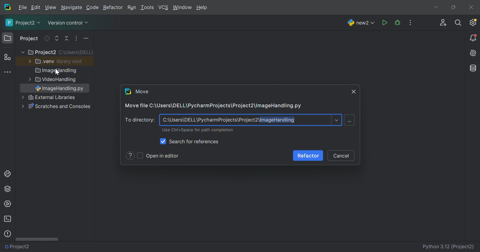 The image size is (480, 252). What do you see at coordinates (41, 52) in the screenshot?
I see `Project2` at bounding box center [41, 52].